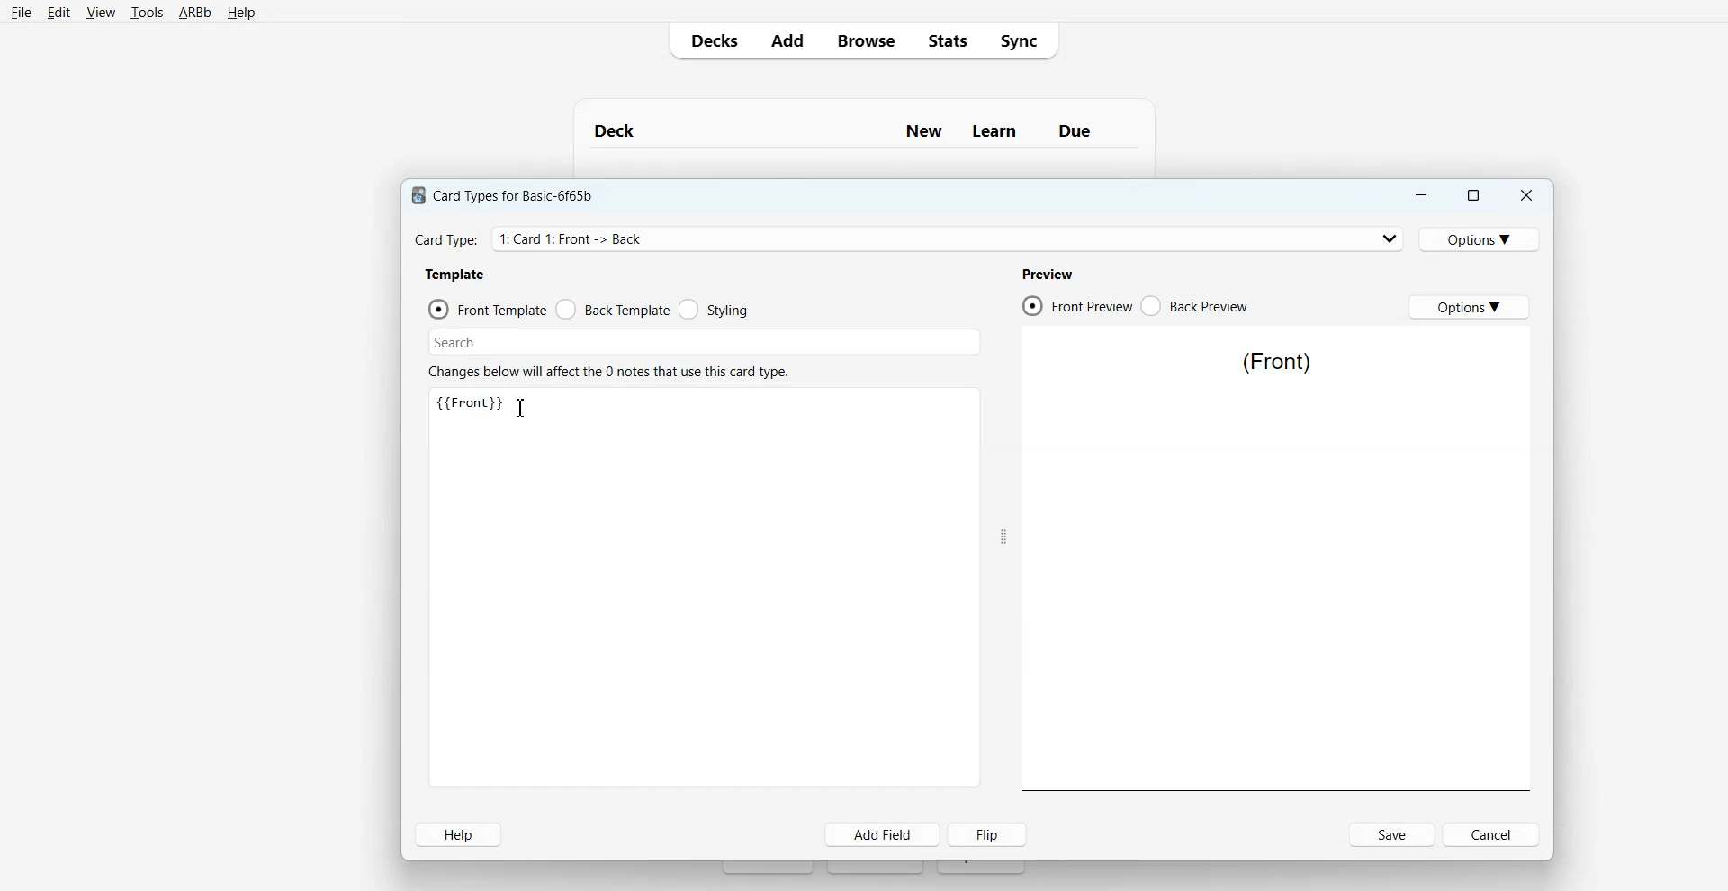 This screenshot has height=891, width=1728. What do you see at coordinates (787, 40) in the screenshot?
I see `Add` at bounding box center [787, 40].